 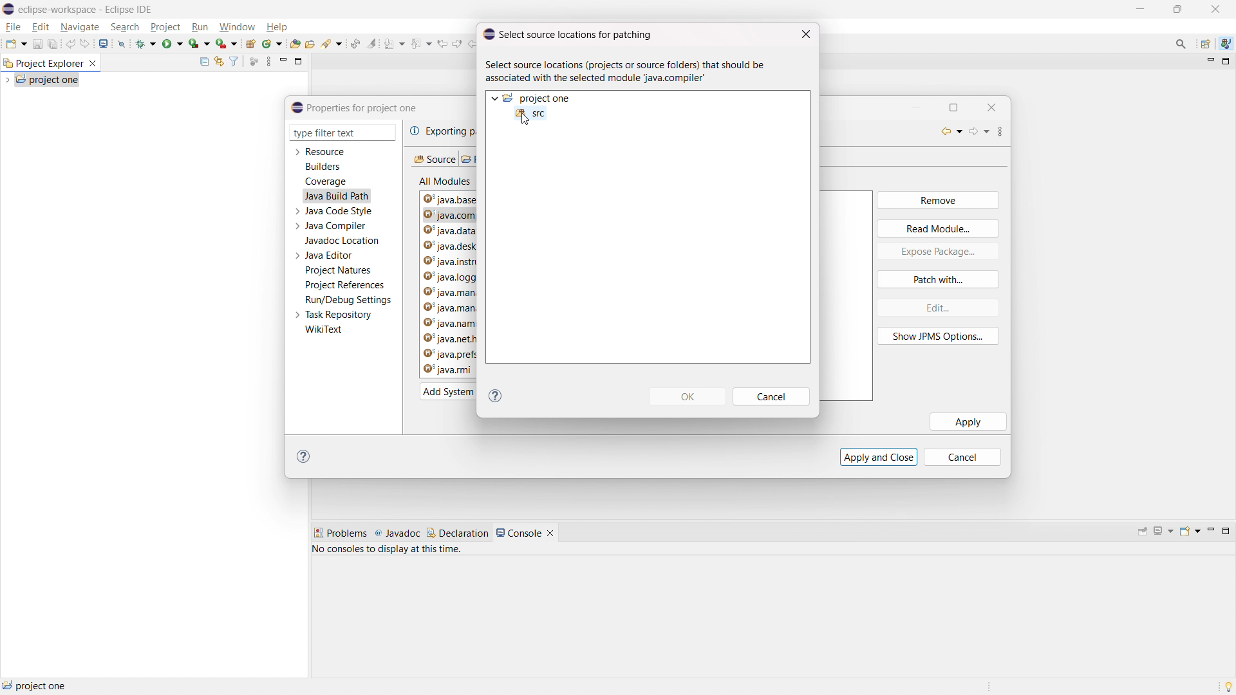 What do you see at coordinates (250, 44) in the screenshot?
I see `new java project` at bounding box center [250, 44].